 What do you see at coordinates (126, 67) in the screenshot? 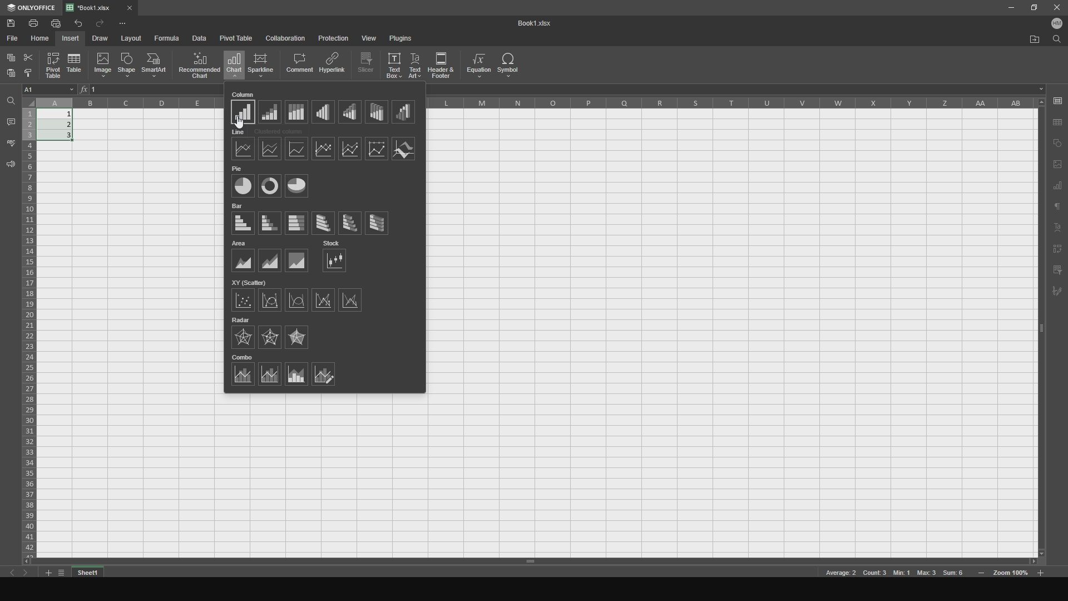
I see `shape` at bounding box center [126, 67].